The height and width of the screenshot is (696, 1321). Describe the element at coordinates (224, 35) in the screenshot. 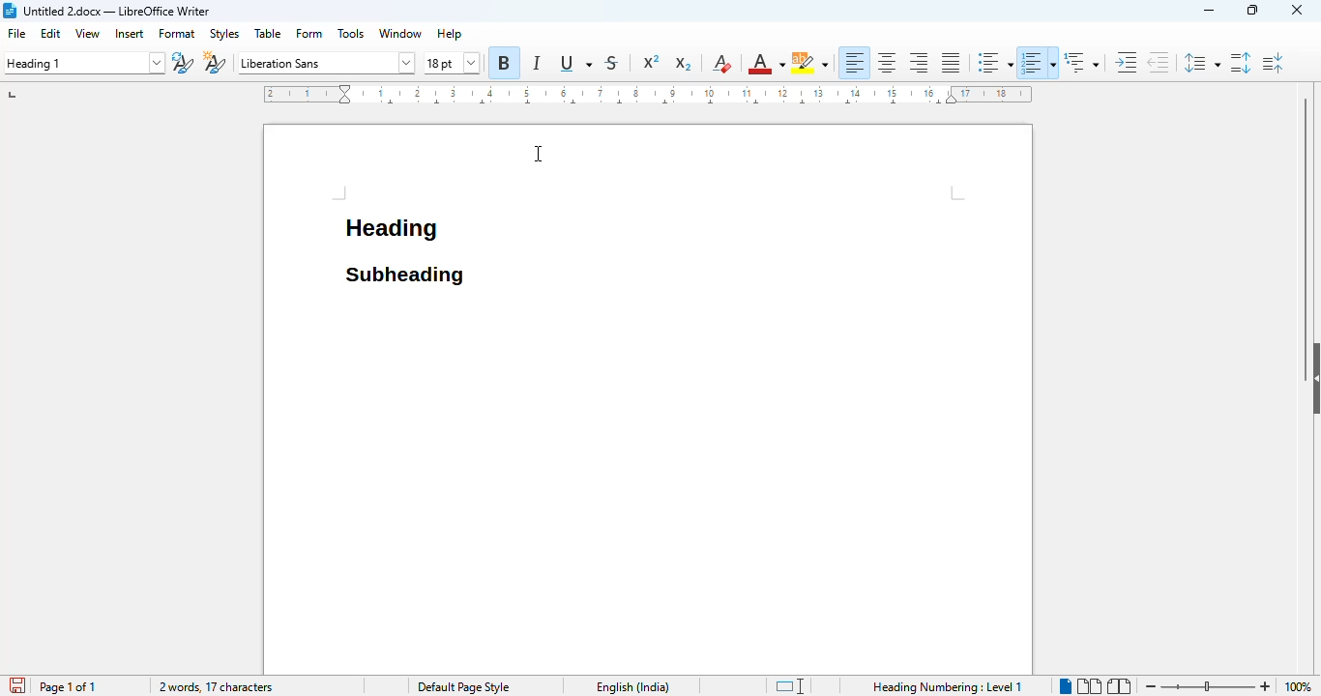

I see `styles` at that location.